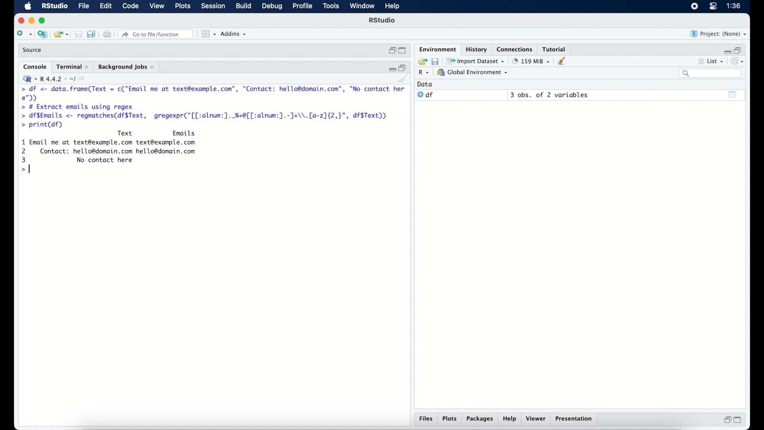 This screenshot has height=430, width=764. I want to click on maximize, so click(43, 20).